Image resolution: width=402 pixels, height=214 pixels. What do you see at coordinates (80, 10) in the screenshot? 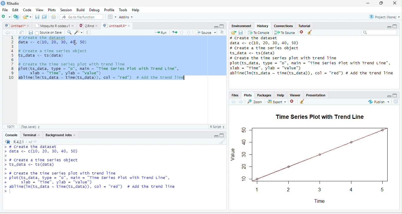
I see `Build` at bounding box center [80, 10].